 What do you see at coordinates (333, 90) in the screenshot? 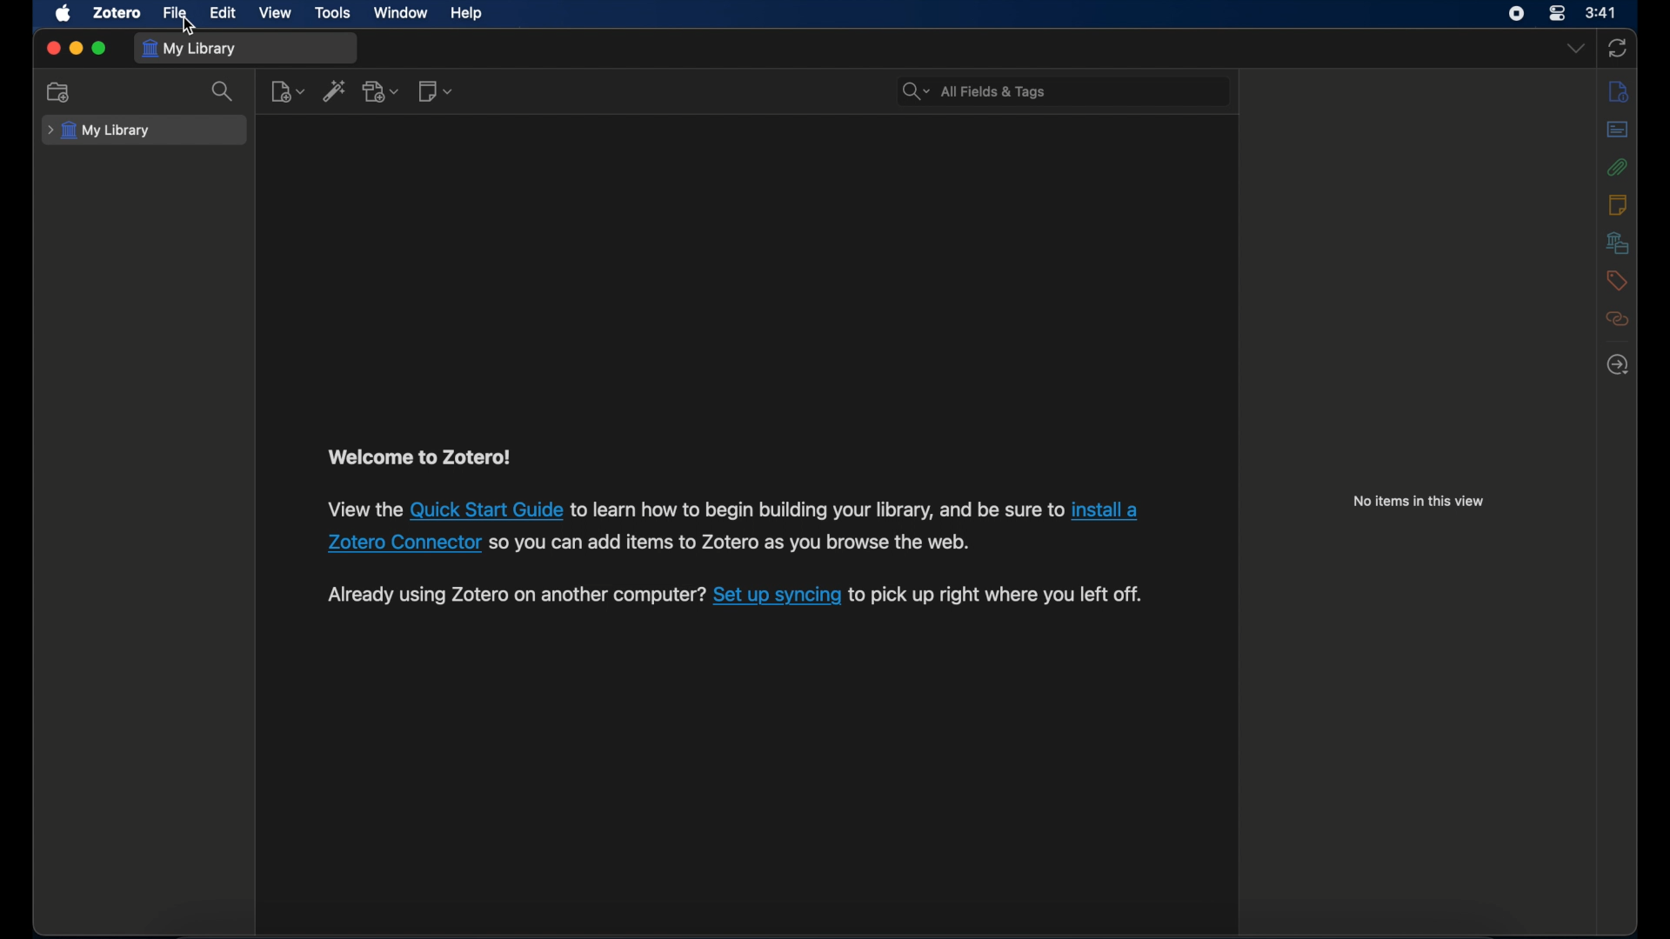
I see `add item by identifier` at bounding box center [333, 90].